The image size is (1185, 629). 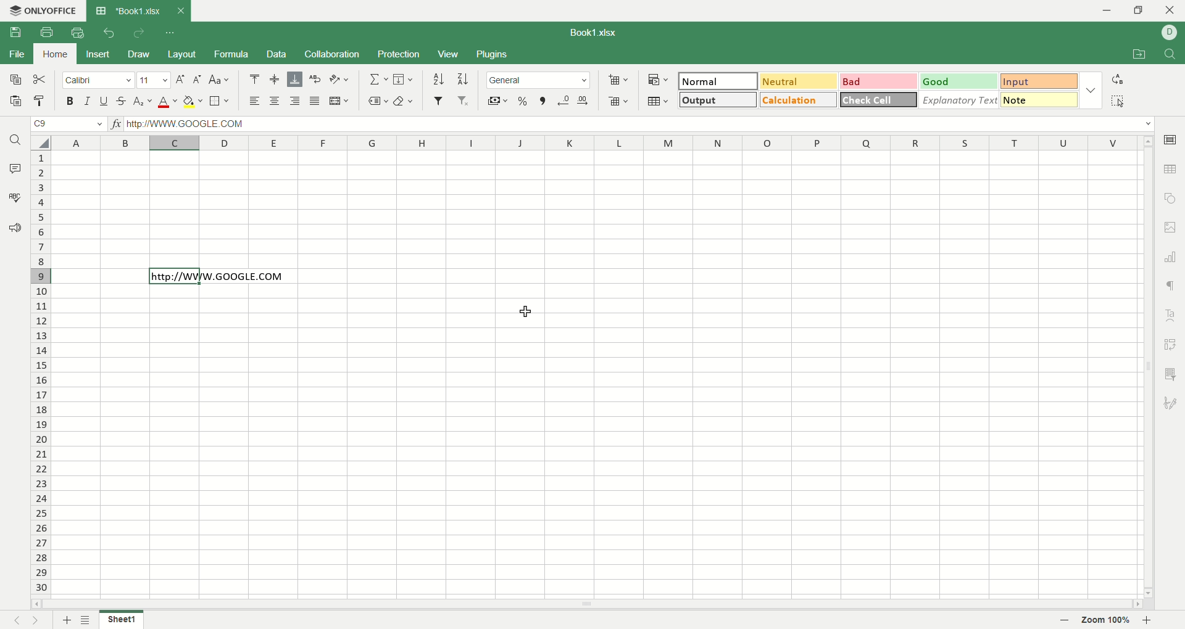 What do you see at coordinates (617, 101) in the screenshot?
I see `remove cell` at bounding box center [617, 101].